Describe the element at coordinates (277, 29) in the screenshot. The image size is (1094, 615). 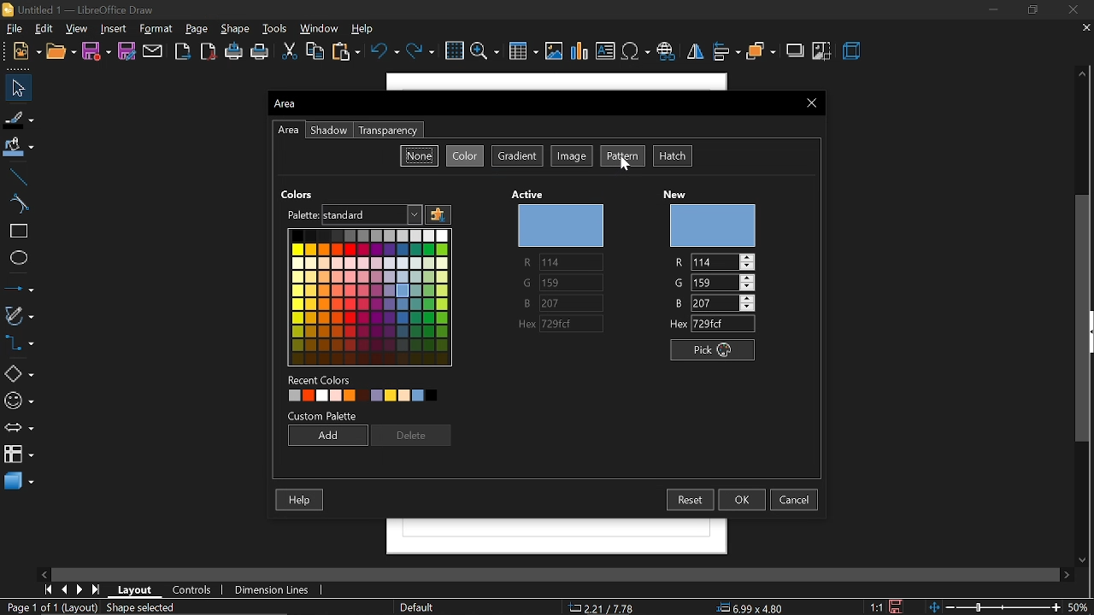
I see `tools` at that location.